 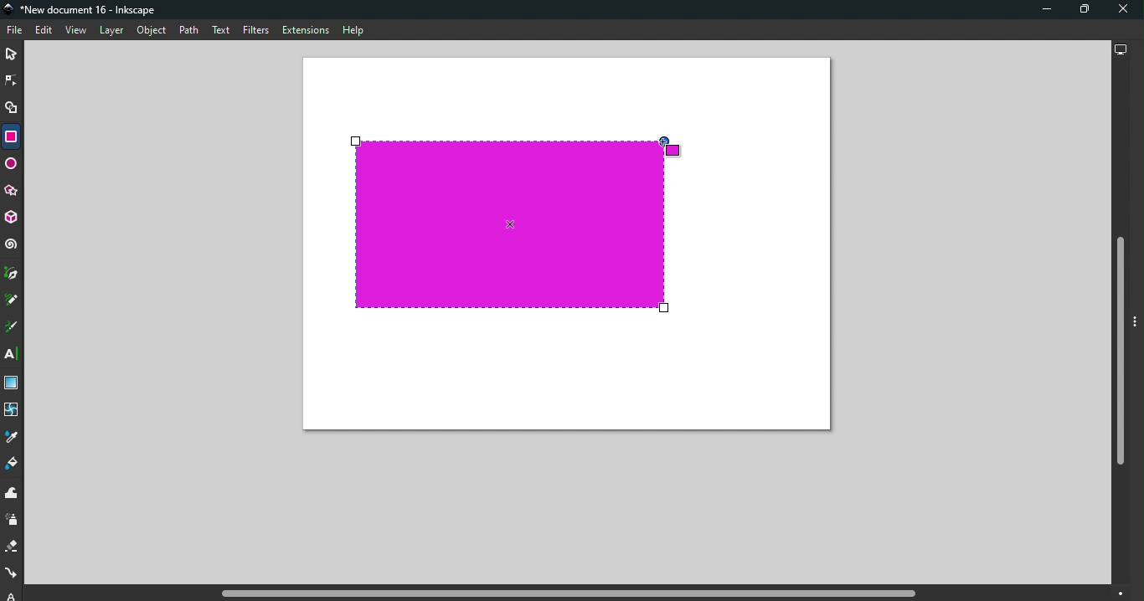 I want to click on Ellipse/Arc tool, so click(x=12, y=166).